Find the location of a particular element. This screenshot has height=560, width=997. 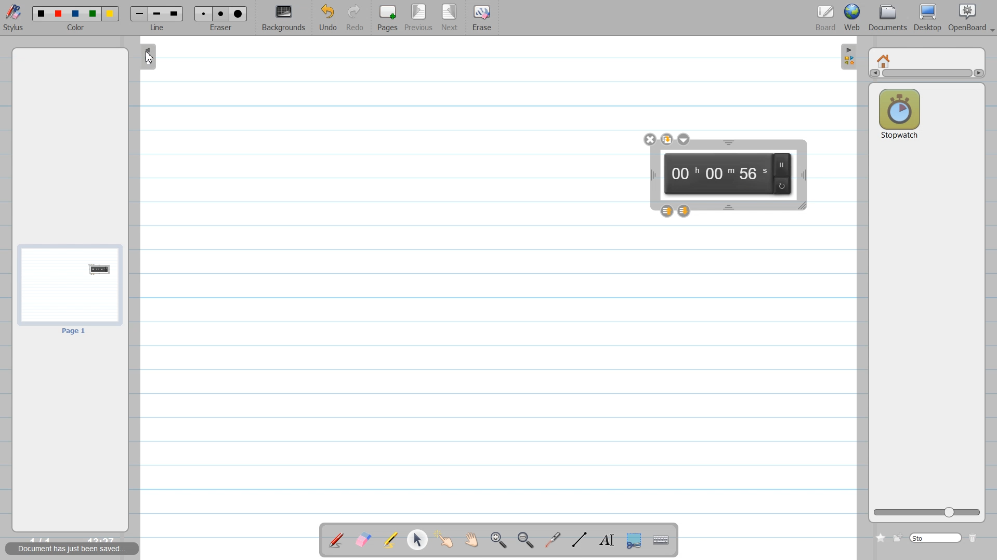

Duplicate  is located at coordinates (667, 139).